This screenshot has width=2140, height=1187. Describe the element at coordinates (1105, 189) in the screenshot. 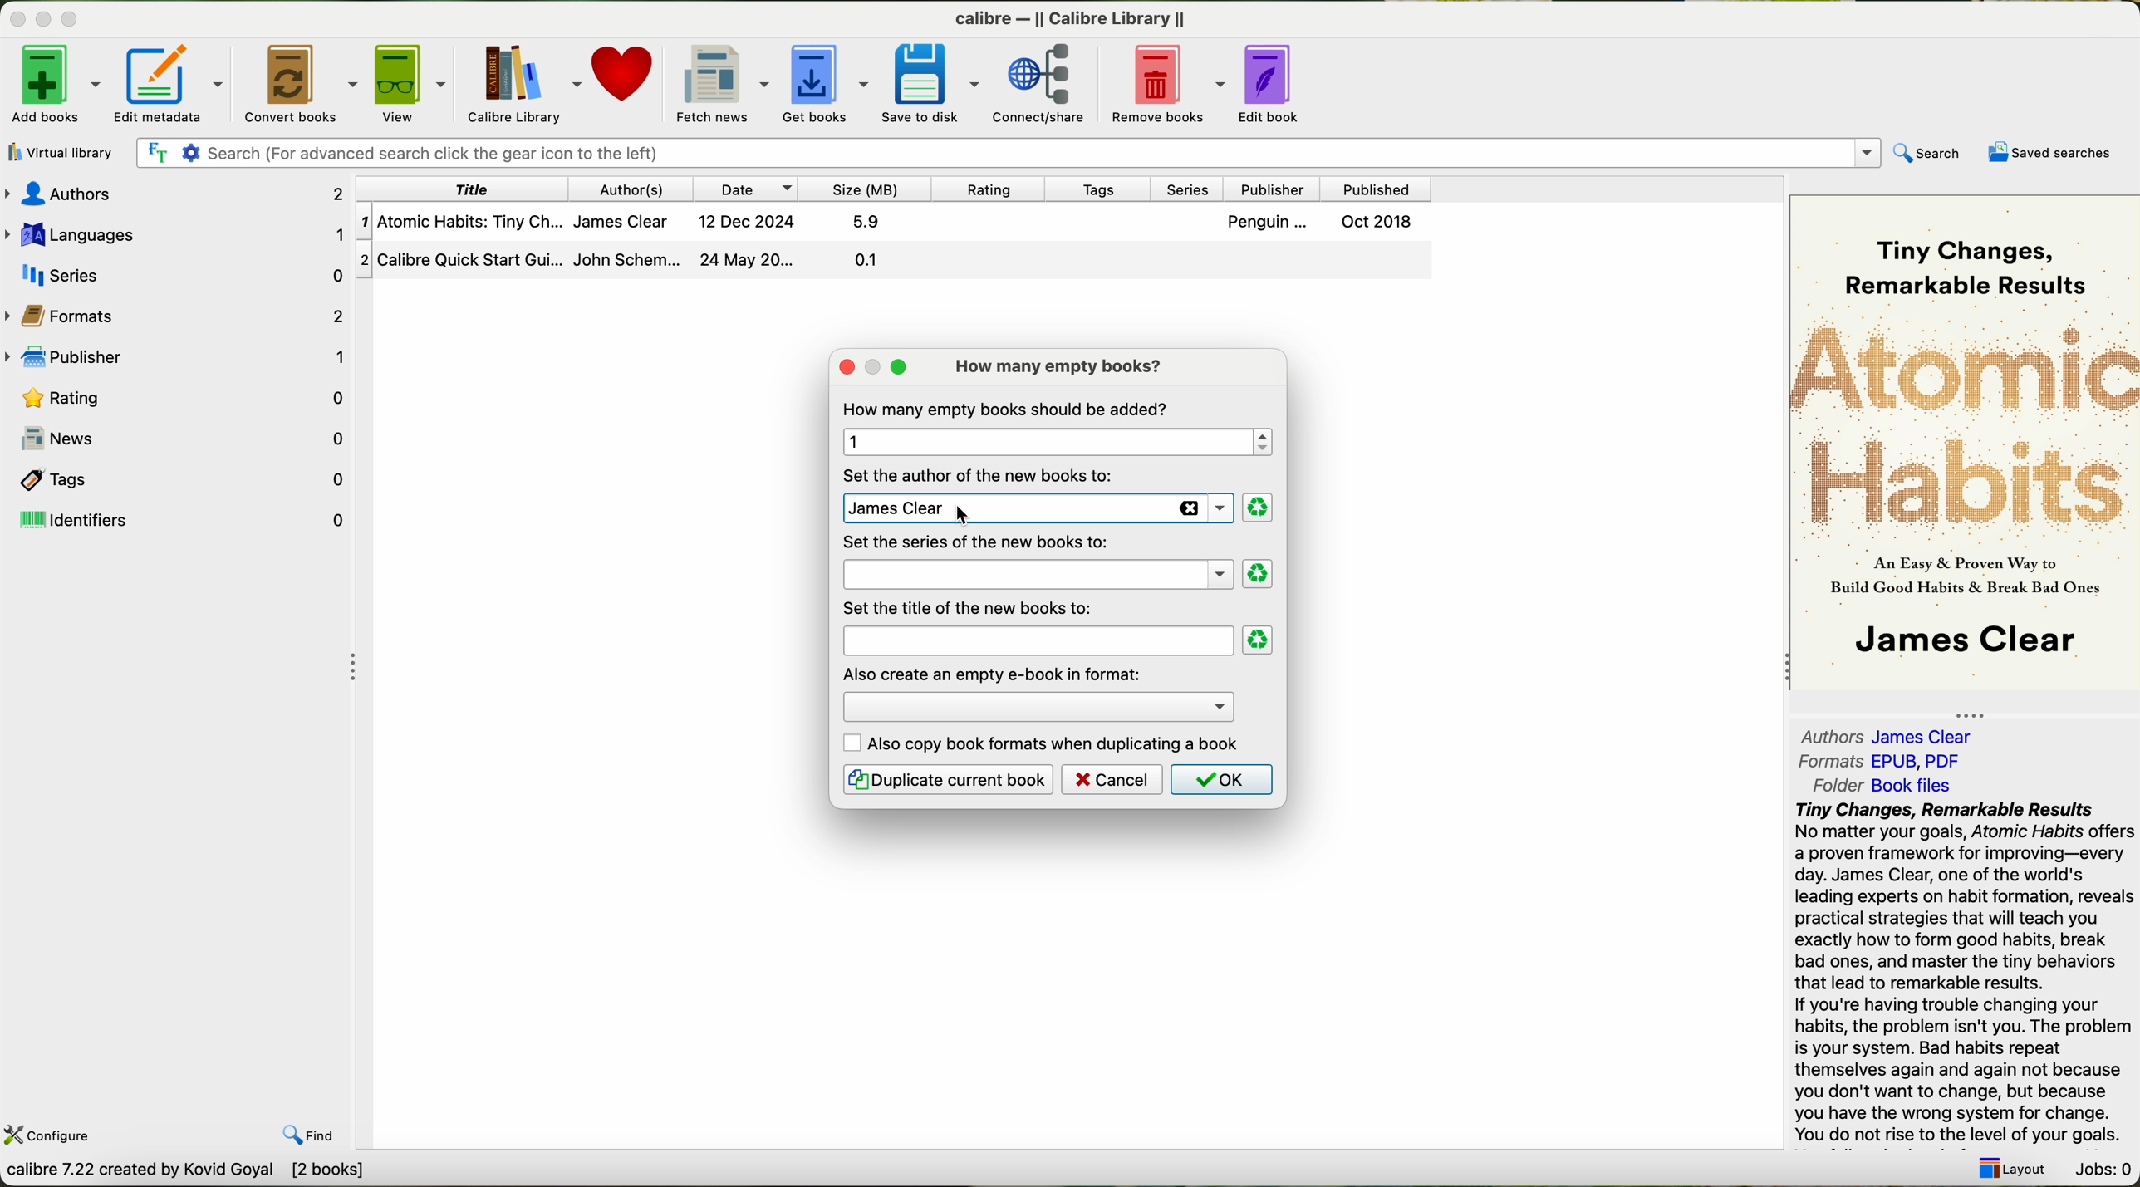

I see `tags` at that location.